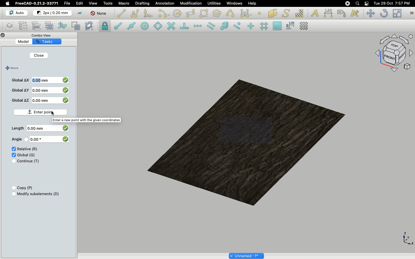  I want to click on Create working plane proxy, so click(90, 26).